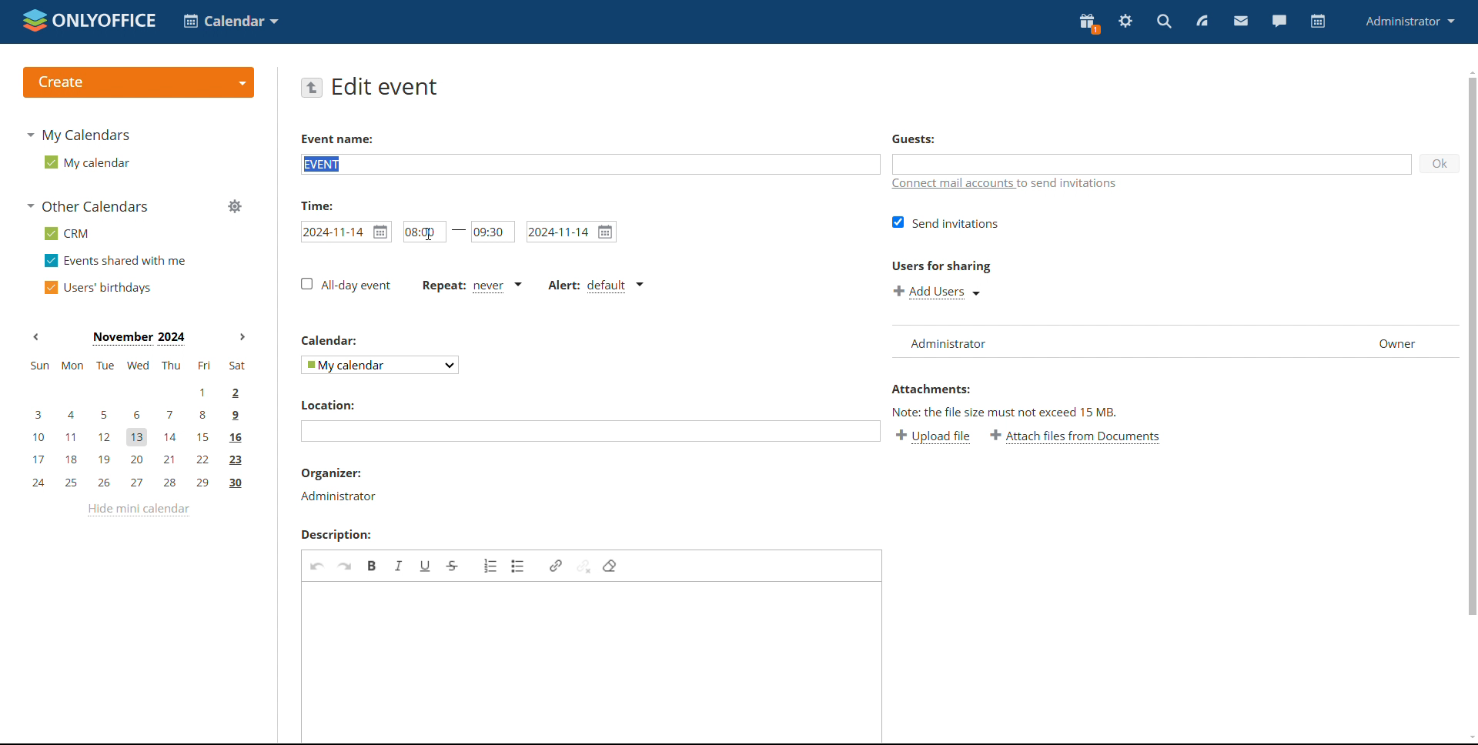  Describe the element at coordinates (431, 236) in the screenshot. I see `cursor` at that location.